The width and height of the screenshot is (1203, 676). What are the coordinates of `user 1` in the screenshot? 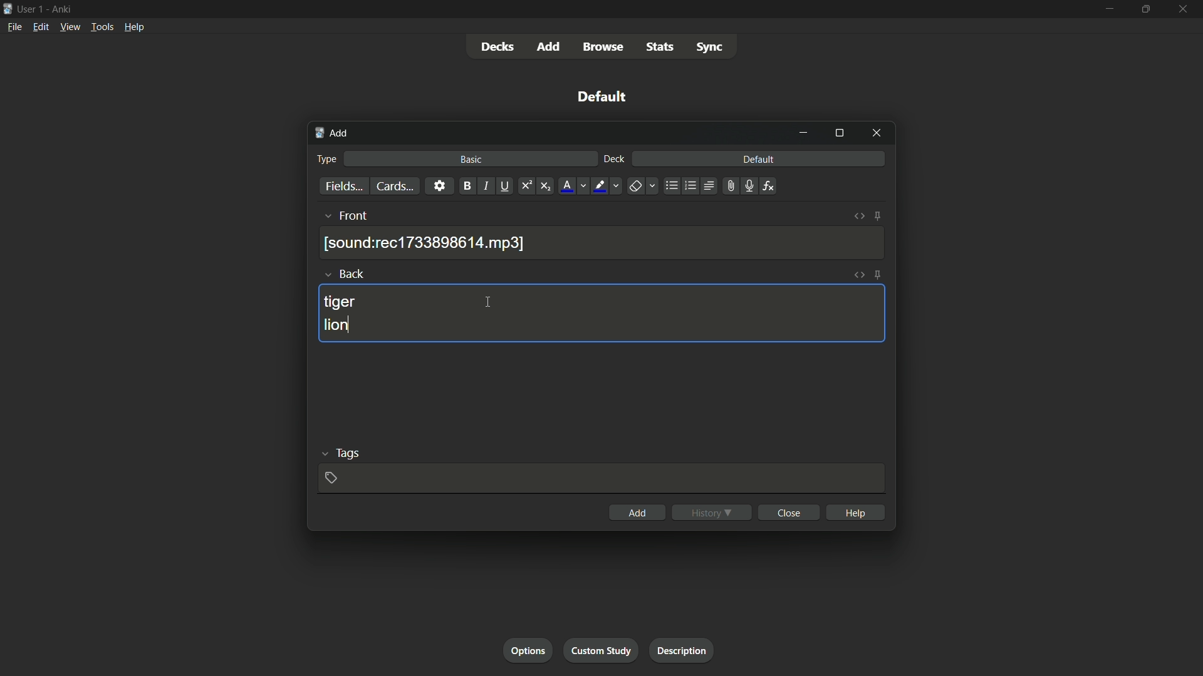 It's located at (31, 8).